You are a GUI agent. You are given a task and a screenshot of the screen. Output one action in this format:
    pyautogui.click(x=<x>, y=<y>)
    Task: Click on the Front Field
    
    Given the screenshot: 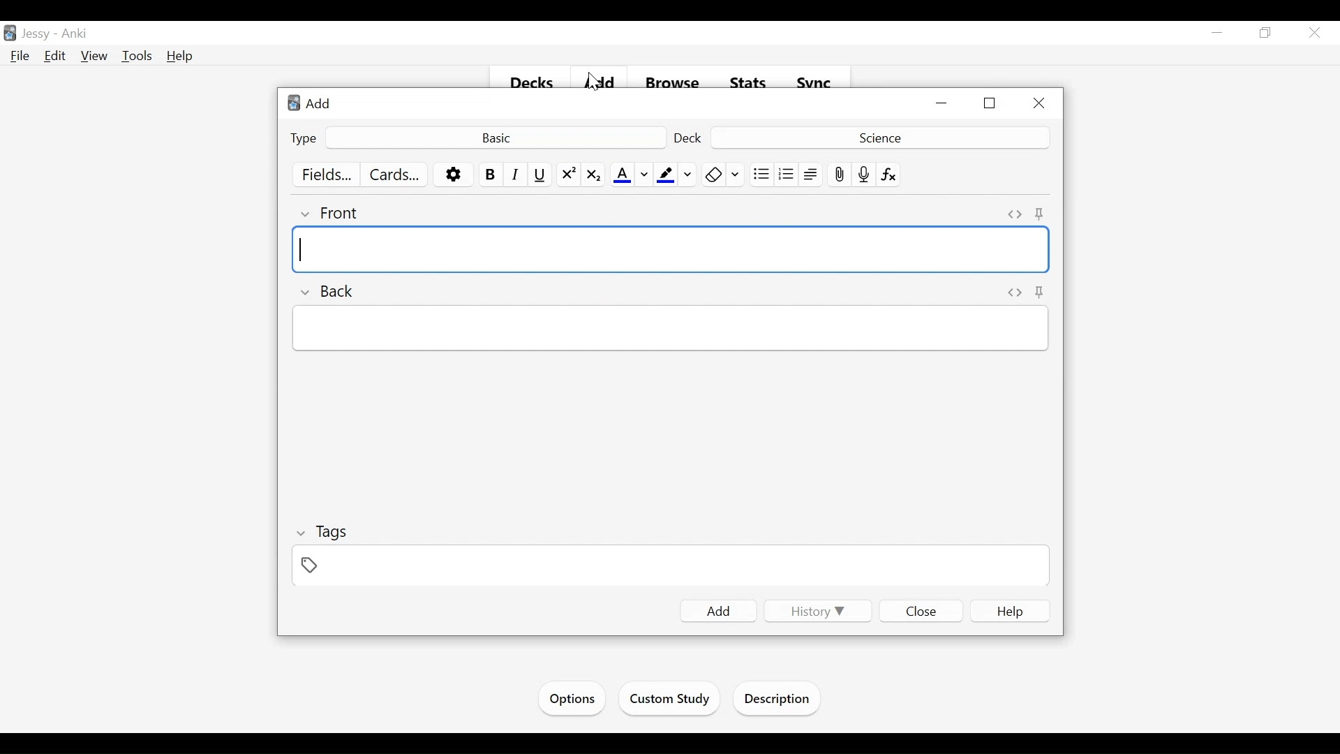 What is the action you would take?
    pyautogui.click(x=671, y=250)
    